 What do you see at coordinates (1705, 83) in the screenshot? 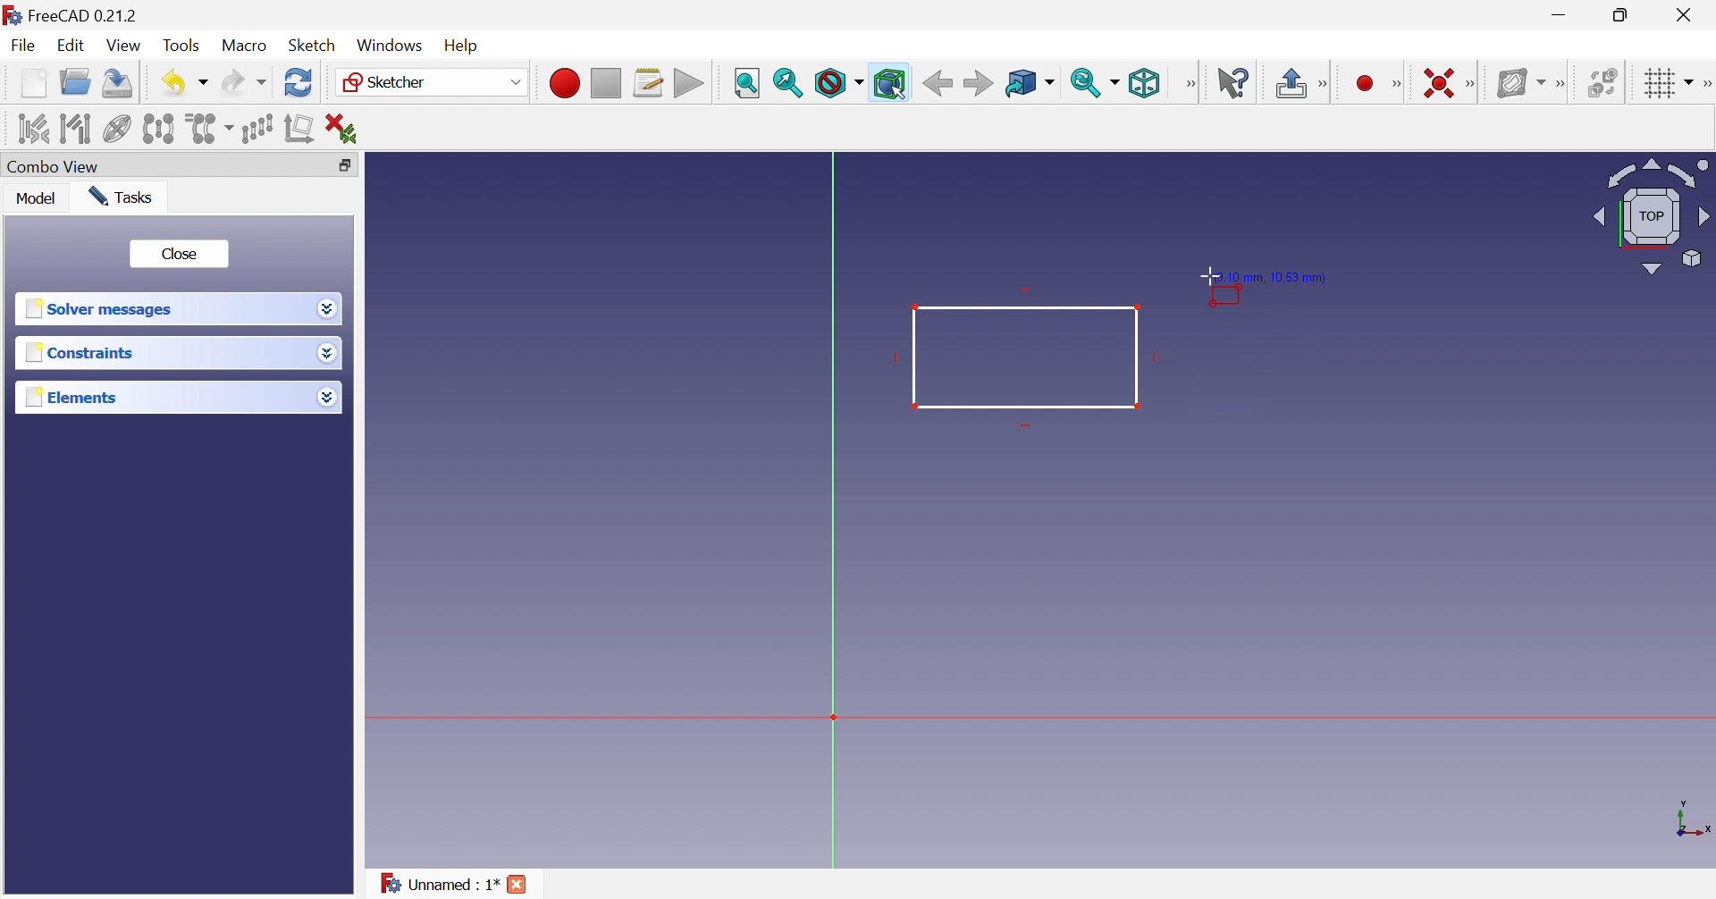
I see `[Sketcher edit tools]` at bounding box center [1705, 83].